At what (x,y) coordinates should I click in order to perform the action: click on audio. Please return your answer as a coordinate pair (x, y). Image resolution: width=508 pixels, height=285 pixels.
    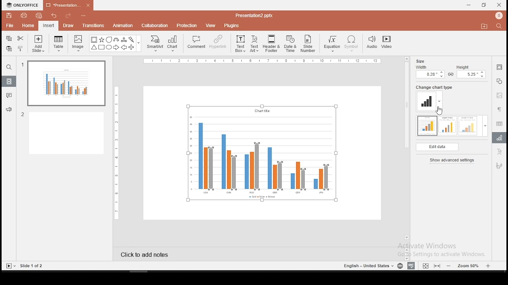
    Looking at the image, I should click on (372, 42).